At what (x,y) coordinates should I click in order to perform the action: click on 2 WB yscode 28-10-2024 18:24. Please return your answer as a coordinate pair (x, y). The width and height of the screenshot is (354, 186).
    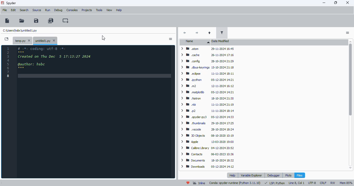
    Looking at the image, I should click on (207, 130).